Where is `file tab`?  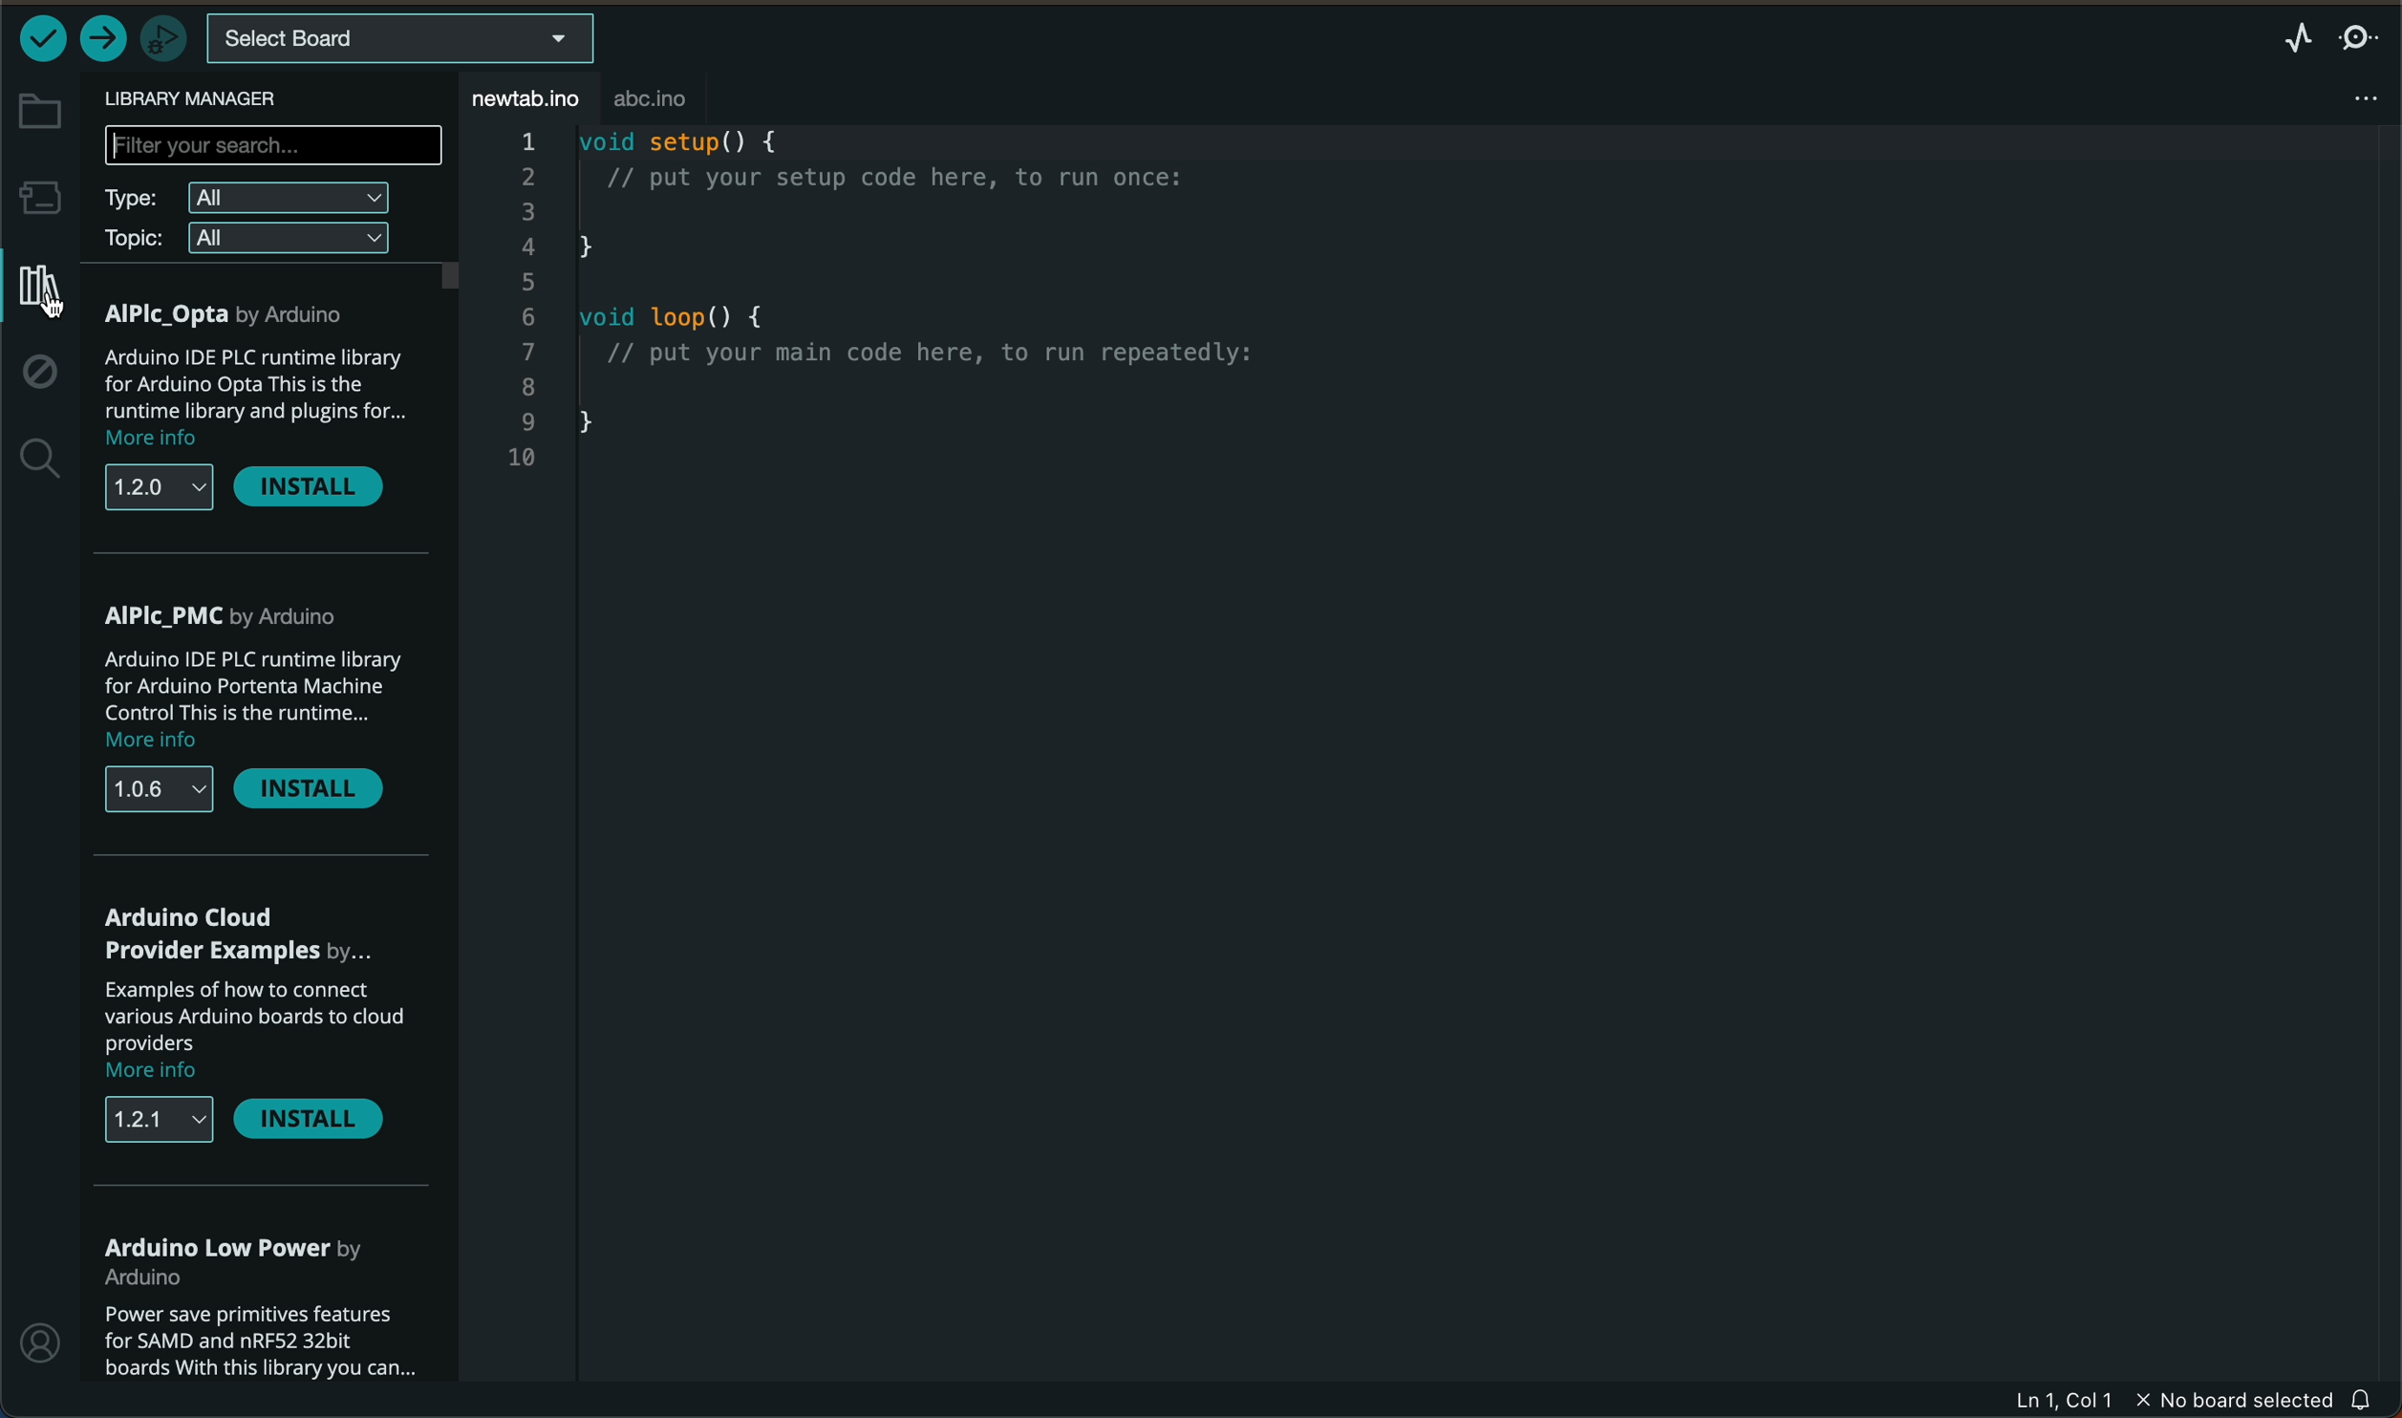
file tab is located at coordinates (529, 98).